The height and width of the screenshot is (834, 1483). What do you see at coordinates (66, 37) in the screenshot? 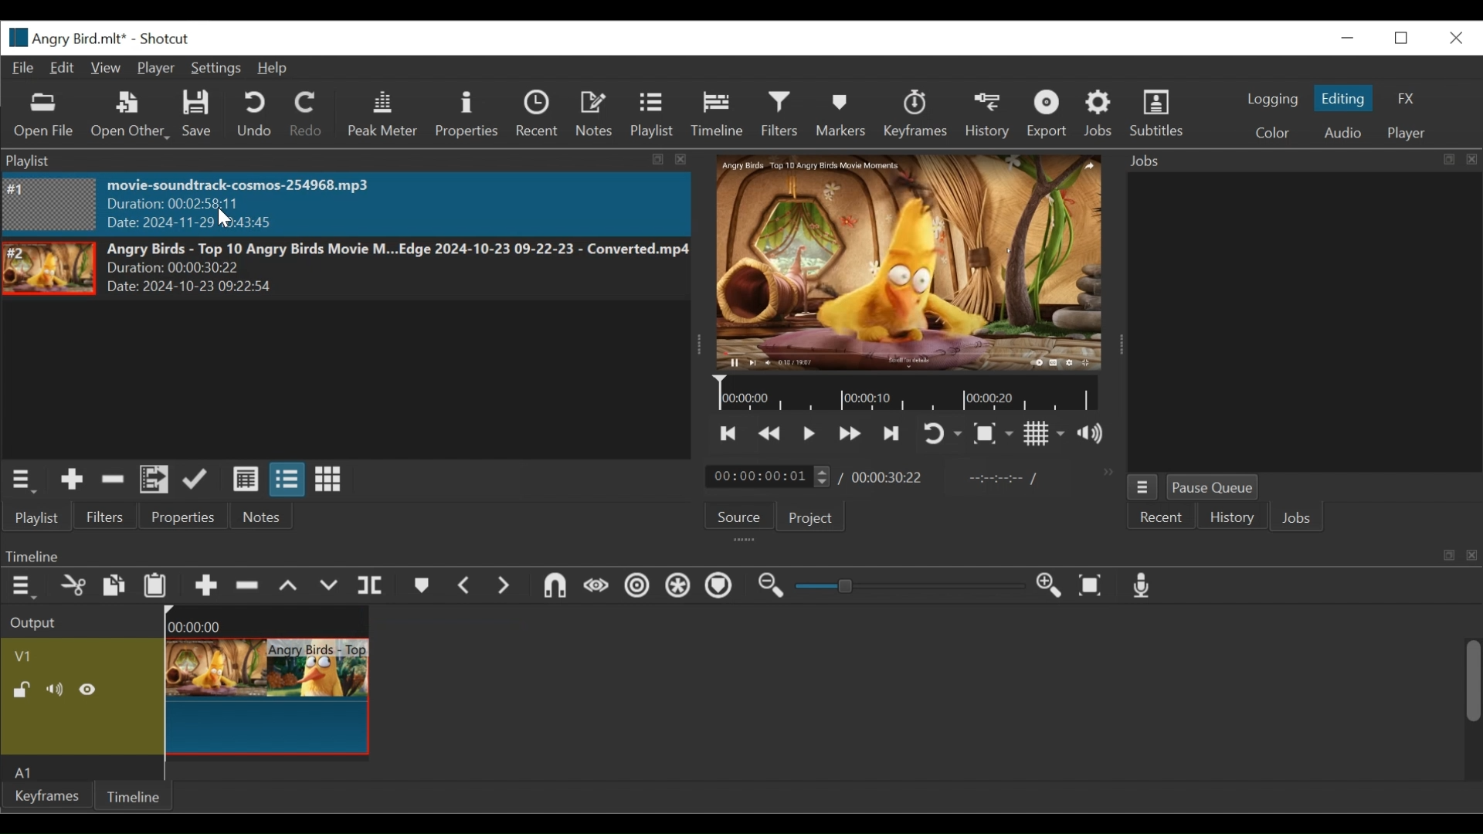
I see `File Name` at bounding box center [66, 37].